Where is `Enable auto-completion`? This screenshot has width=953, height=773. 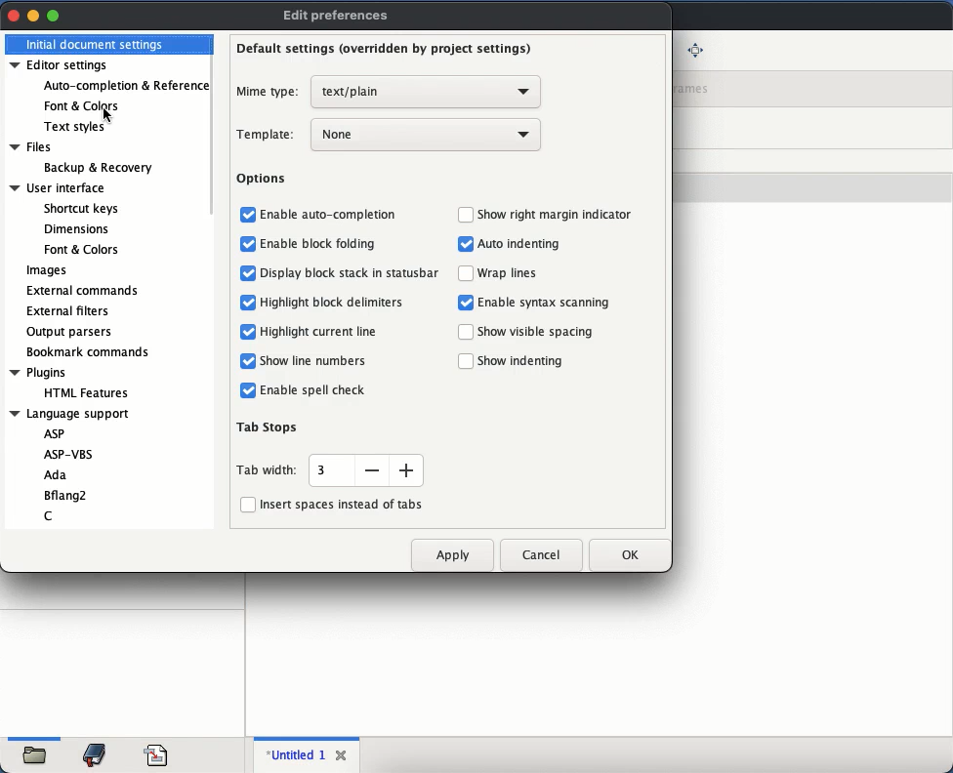
Enable auto-completion is located at coordinates (332, 216).